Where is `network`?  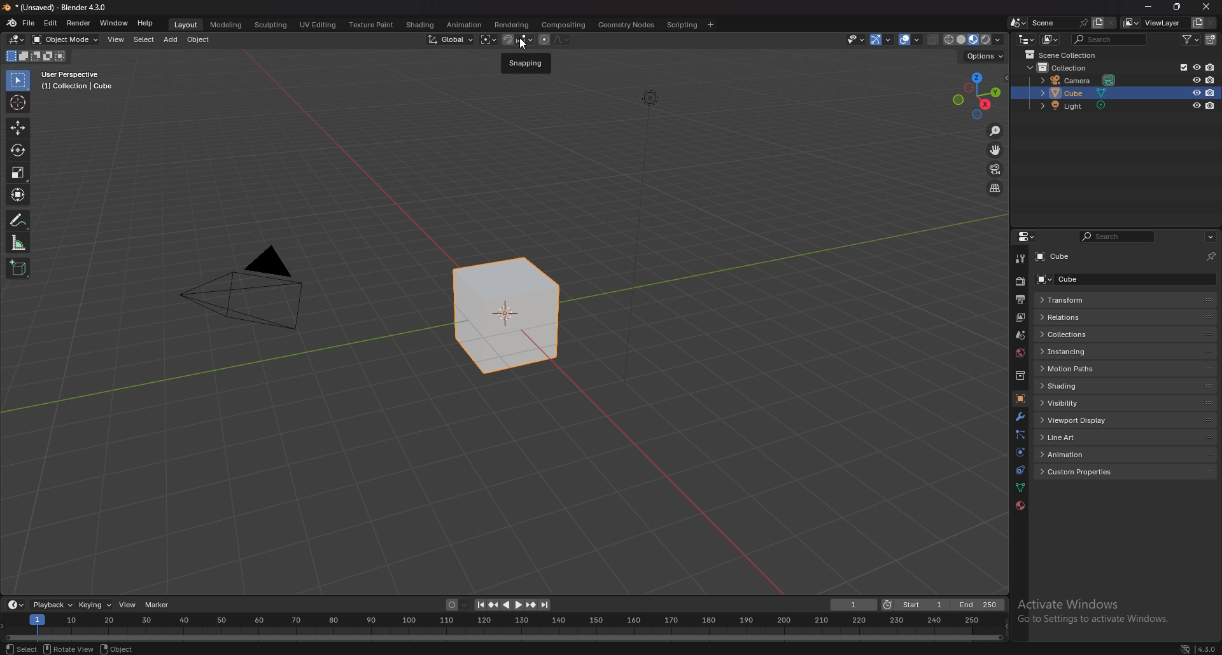 network is located at coordinates (1185, 648).